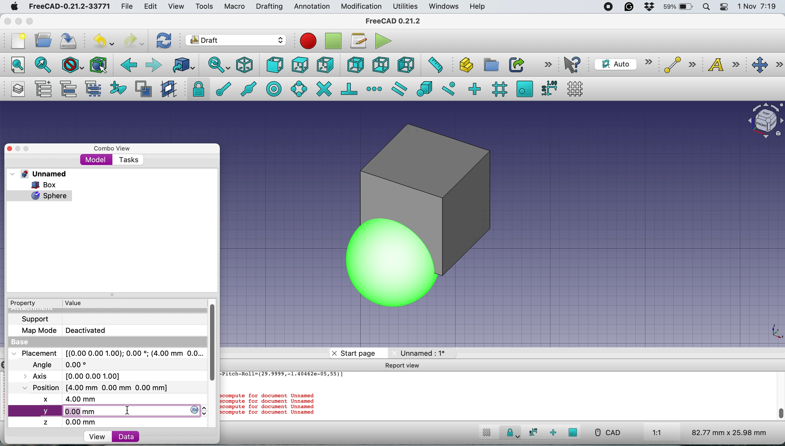 The width and height of the screenshot is (785, 446). What do you see at coordinates (676, 7) in the screenshot?
I see `battery` at bounding box center [676, 7].